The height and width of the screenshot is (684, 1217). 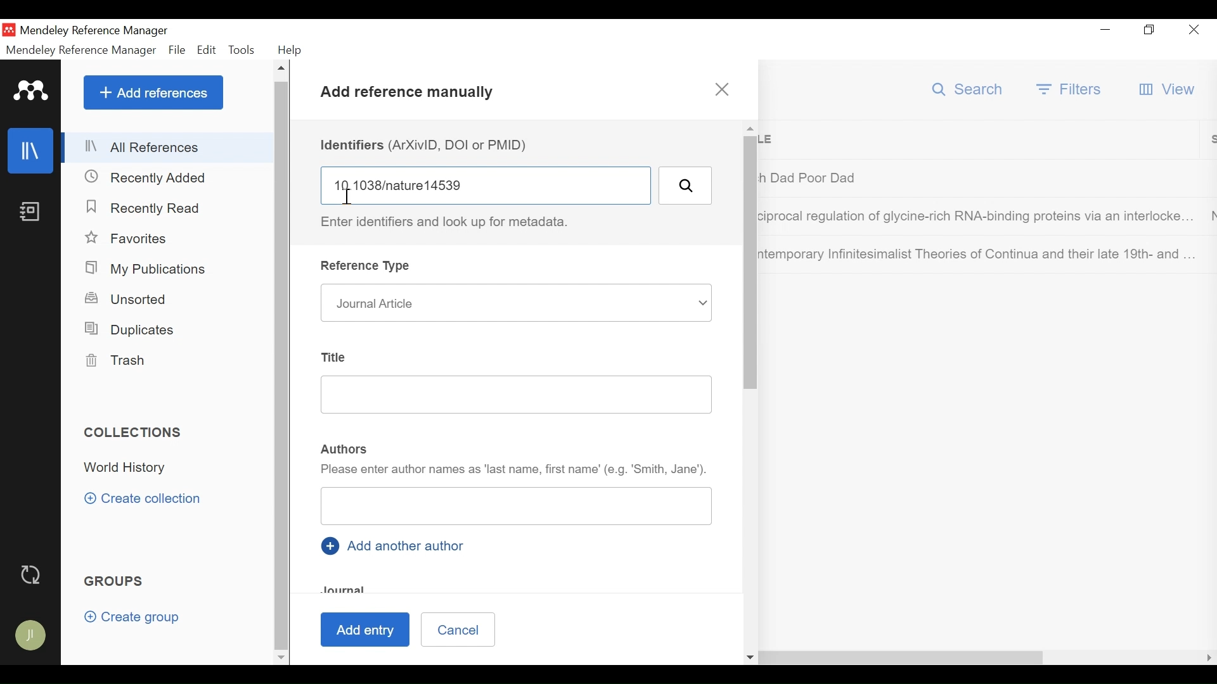 I want to click on Add References, so click(x=153, y=93).